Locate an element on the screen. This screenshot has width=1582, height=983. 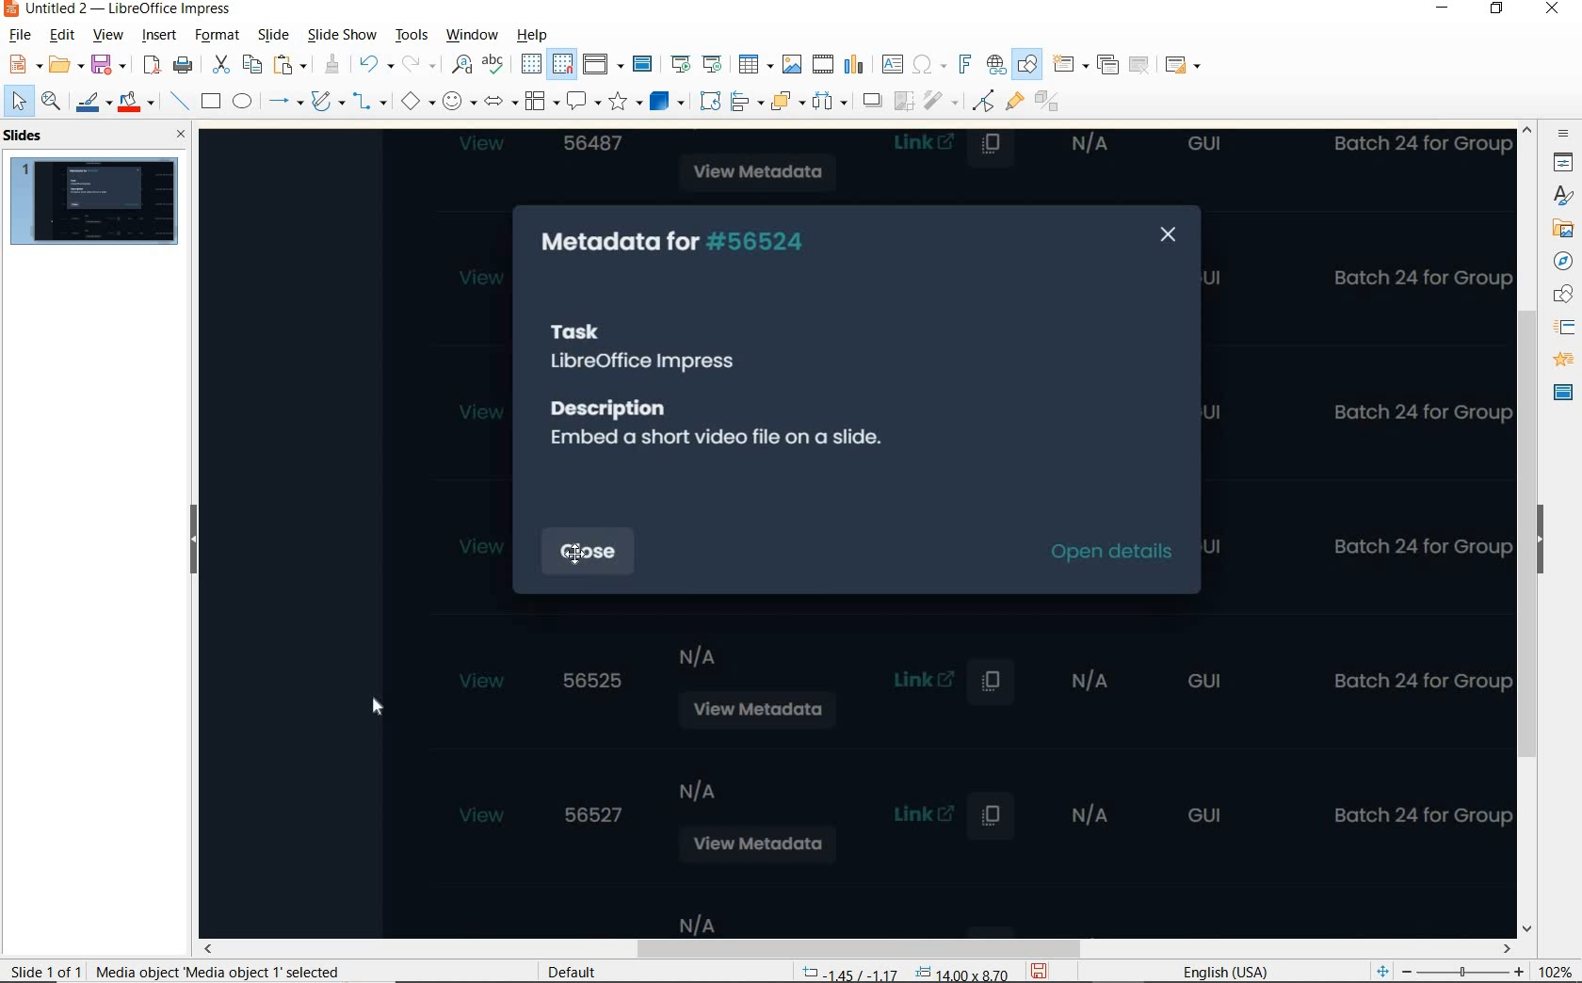
RECTANGLE is located at coordinates (211, 101).